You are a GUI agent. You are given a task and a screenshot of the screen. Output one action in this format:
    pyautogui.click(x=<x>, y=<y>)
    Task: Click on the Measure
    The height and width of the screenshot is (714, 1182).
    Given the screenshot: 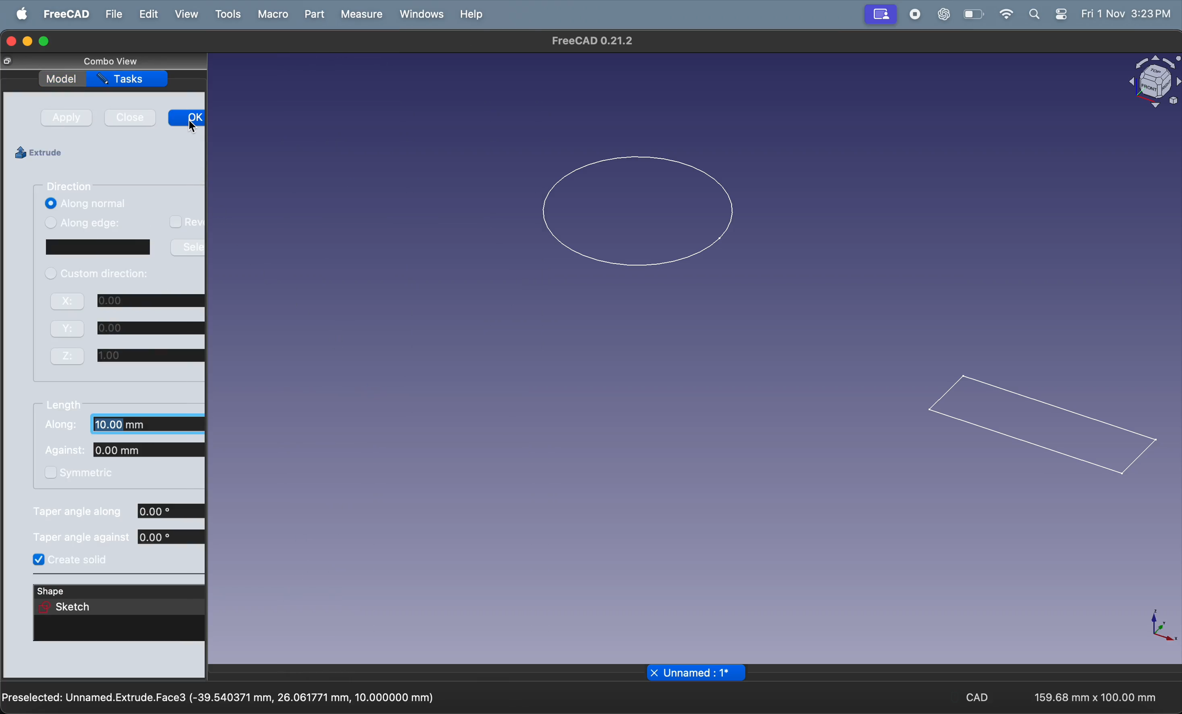 What is the action you would take?
    pyautogui.click(x=362, y=15)
    